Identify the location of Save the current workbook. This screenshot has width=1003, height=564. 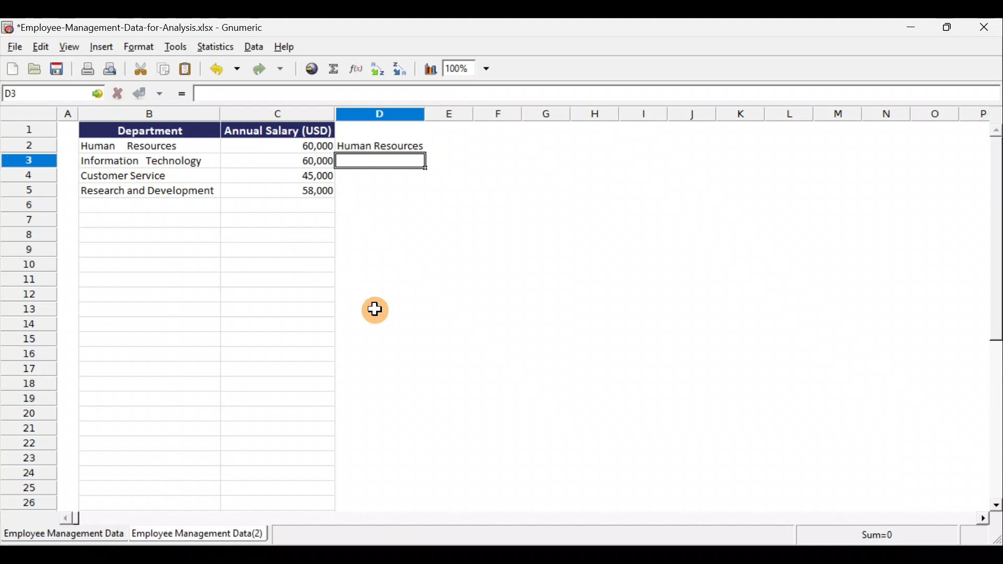
(57, 69).